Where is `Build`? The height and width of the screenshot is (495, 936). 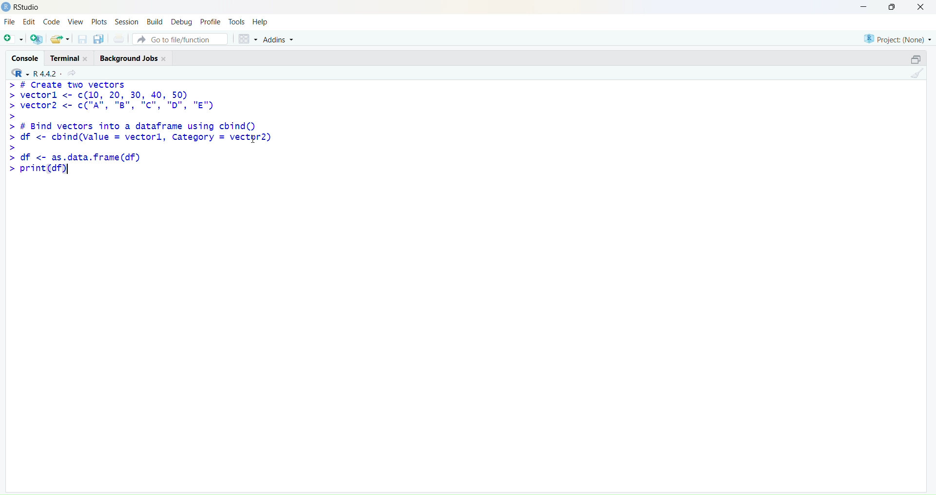
Build is located at coordinates (155, 21).